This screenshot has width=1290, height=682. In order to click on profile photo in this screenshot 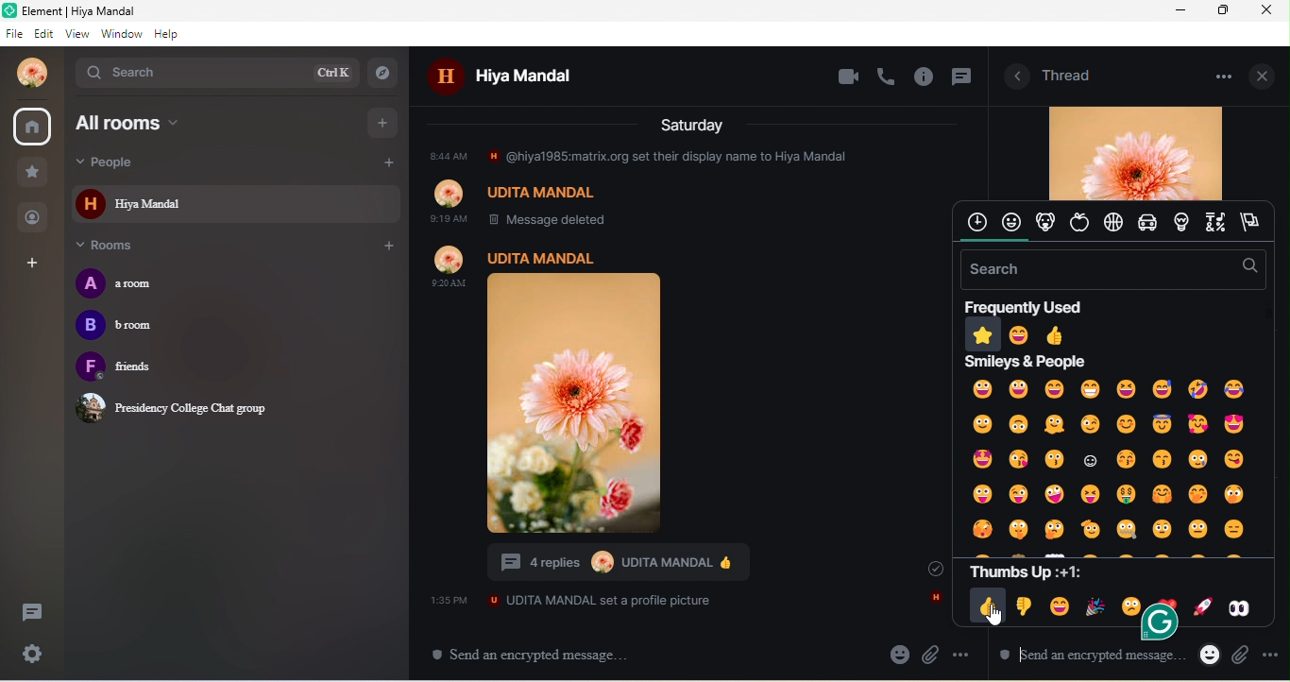, I will do `click(1134, 152)`.